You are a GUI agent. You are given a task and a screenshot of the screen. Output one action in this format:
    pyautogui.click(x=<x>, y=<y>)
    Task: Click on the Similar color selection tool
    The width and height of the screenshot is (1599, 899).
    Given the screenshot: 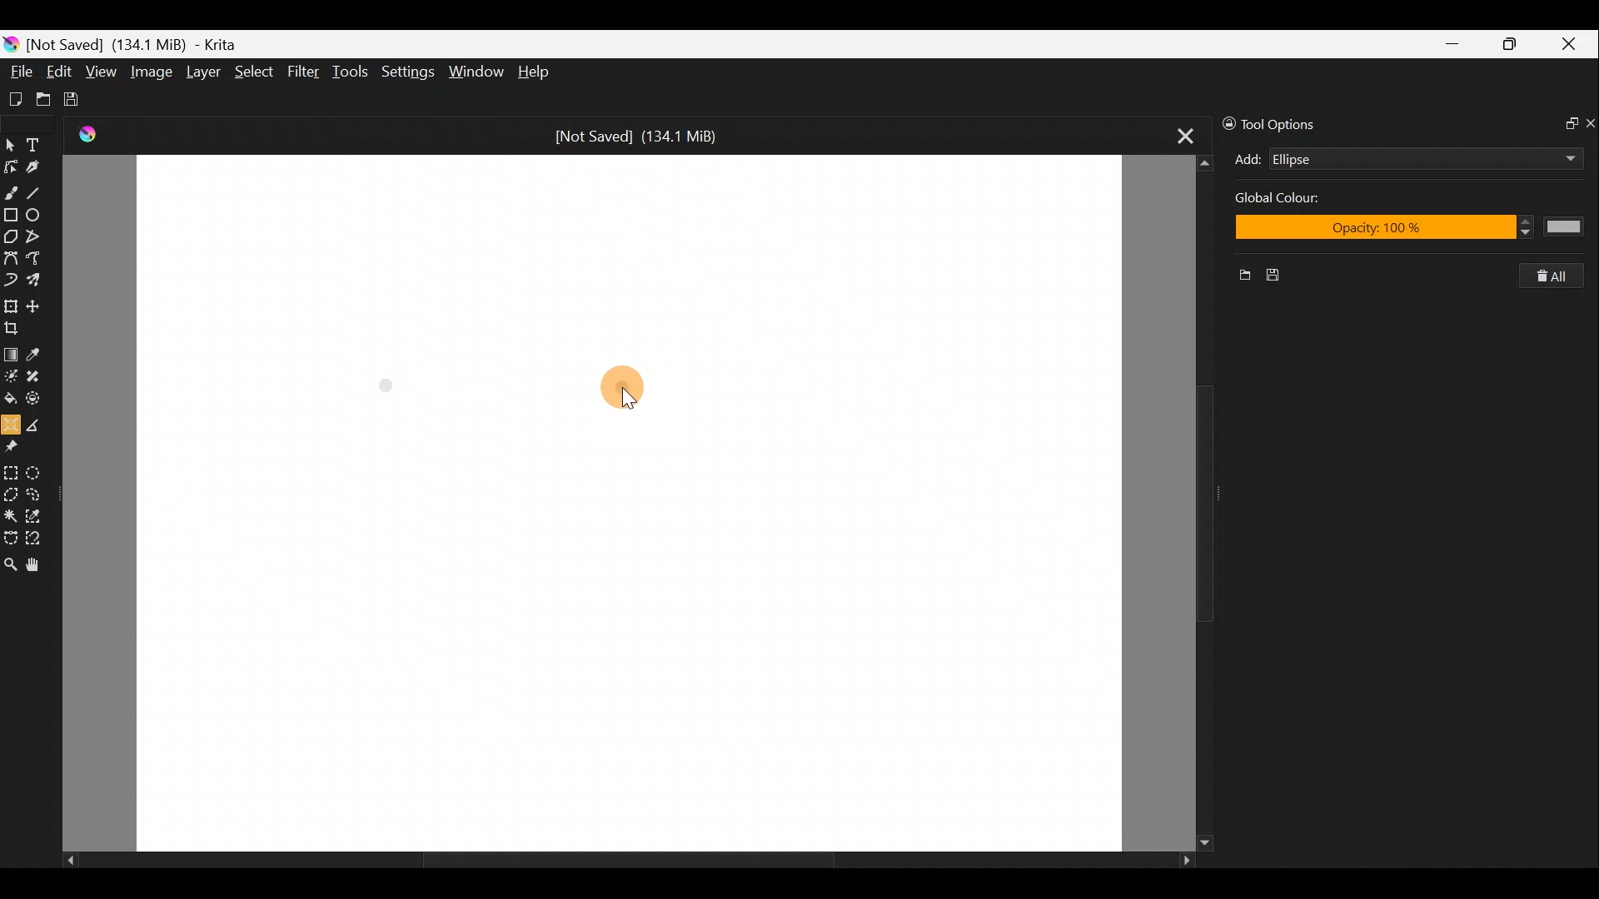 What is the action you would take?
    pyautogui.click(x=41, y=514)
    